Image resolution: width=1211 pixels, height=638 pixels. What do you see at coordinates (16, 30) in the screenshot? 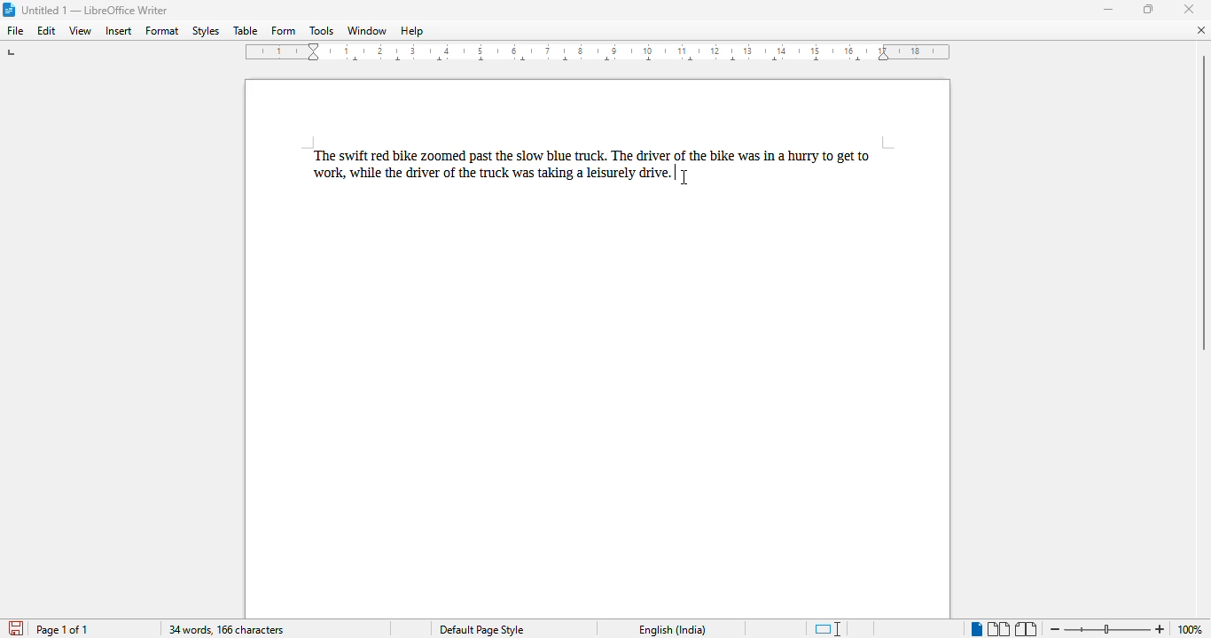
I see `file` at bounding box center [16, 30].